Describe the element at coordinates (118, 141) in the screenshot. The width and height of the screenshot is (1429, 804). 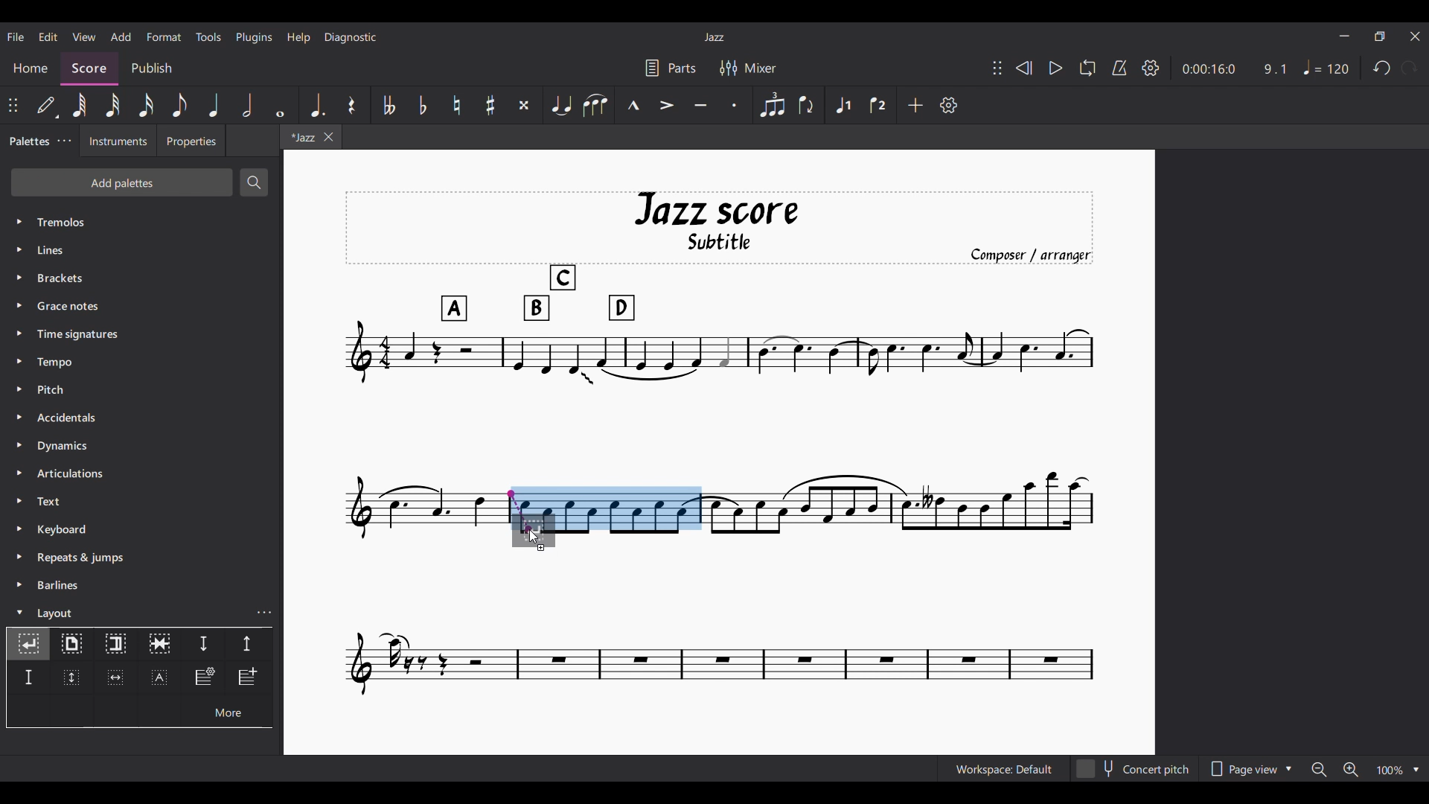
I see `Instruments` at that location.